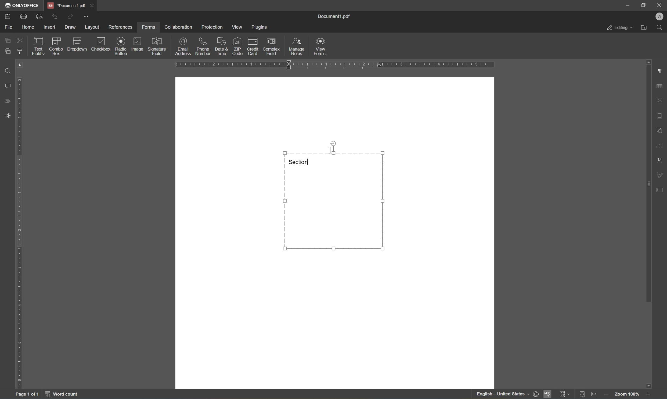  Describe the element at coordinates (323, 47) in the screenshot. I see `view form` at that location.